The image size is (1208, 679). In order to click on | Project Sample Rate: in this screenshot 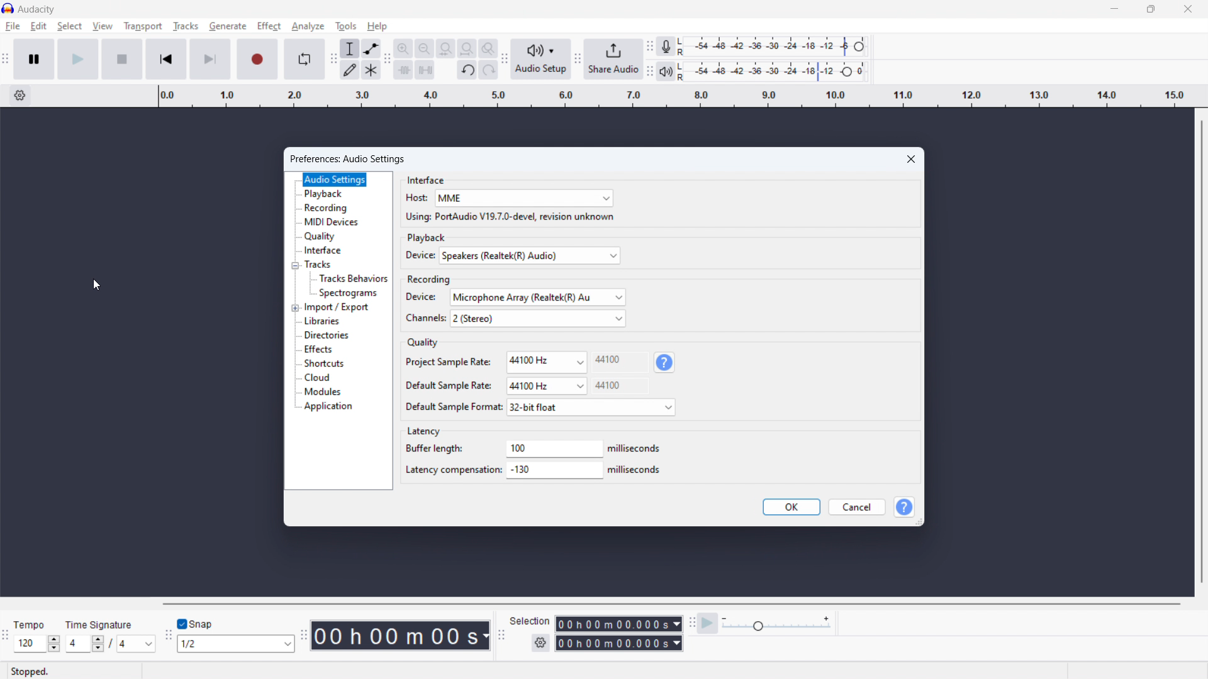, I will do `click(449, 363)`.